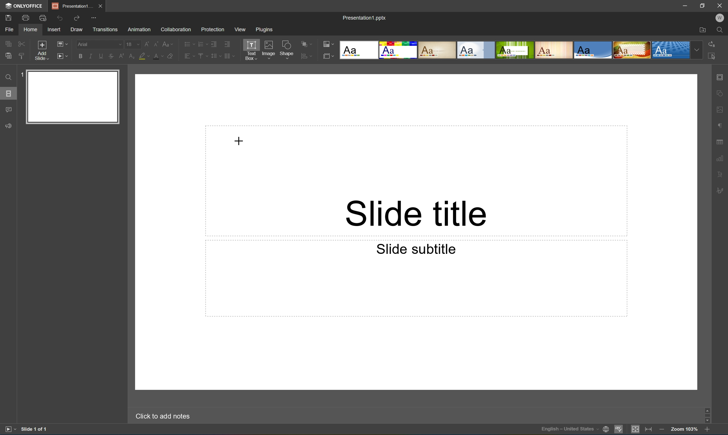 This screenshot has width=728, height=435. I want to click on Superscript, so click(122, 56).